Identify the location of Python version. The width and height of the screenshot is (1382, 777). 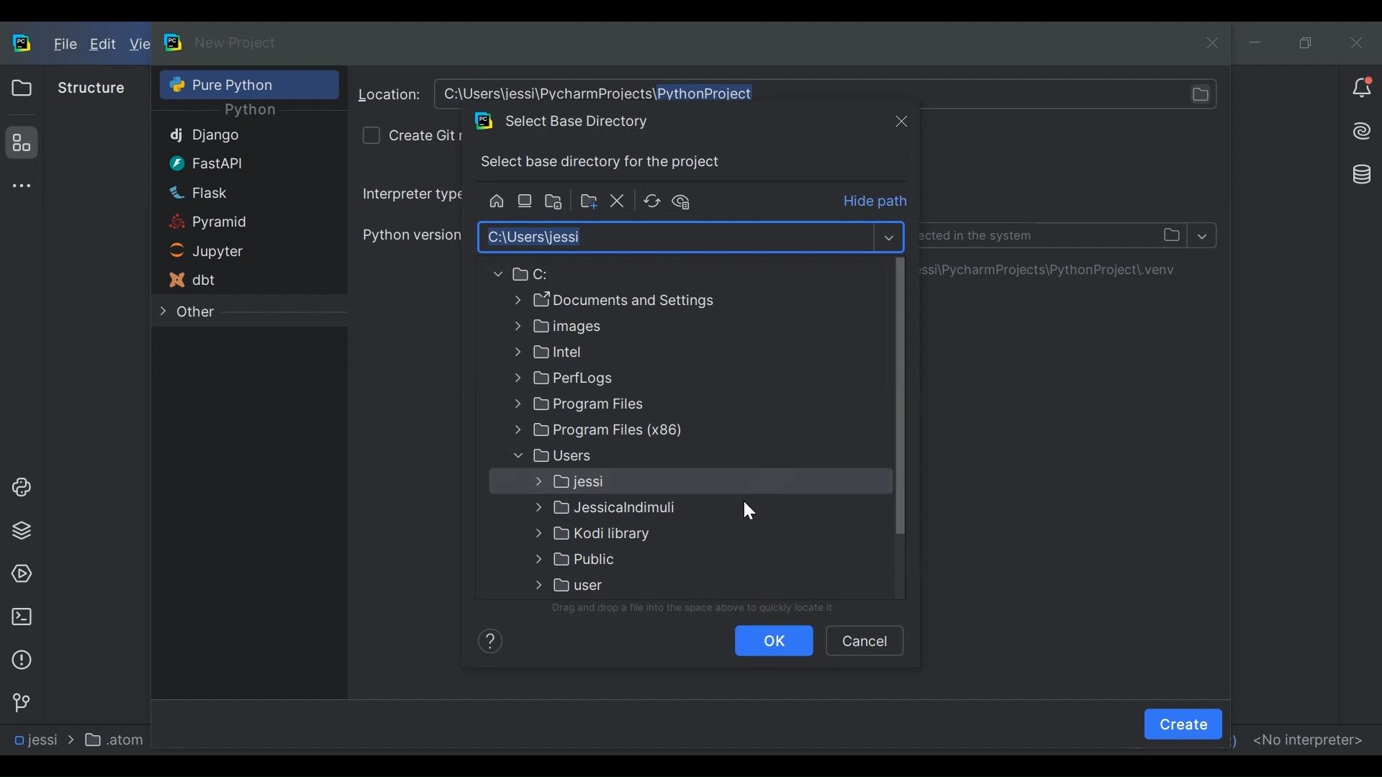
(410, 234).